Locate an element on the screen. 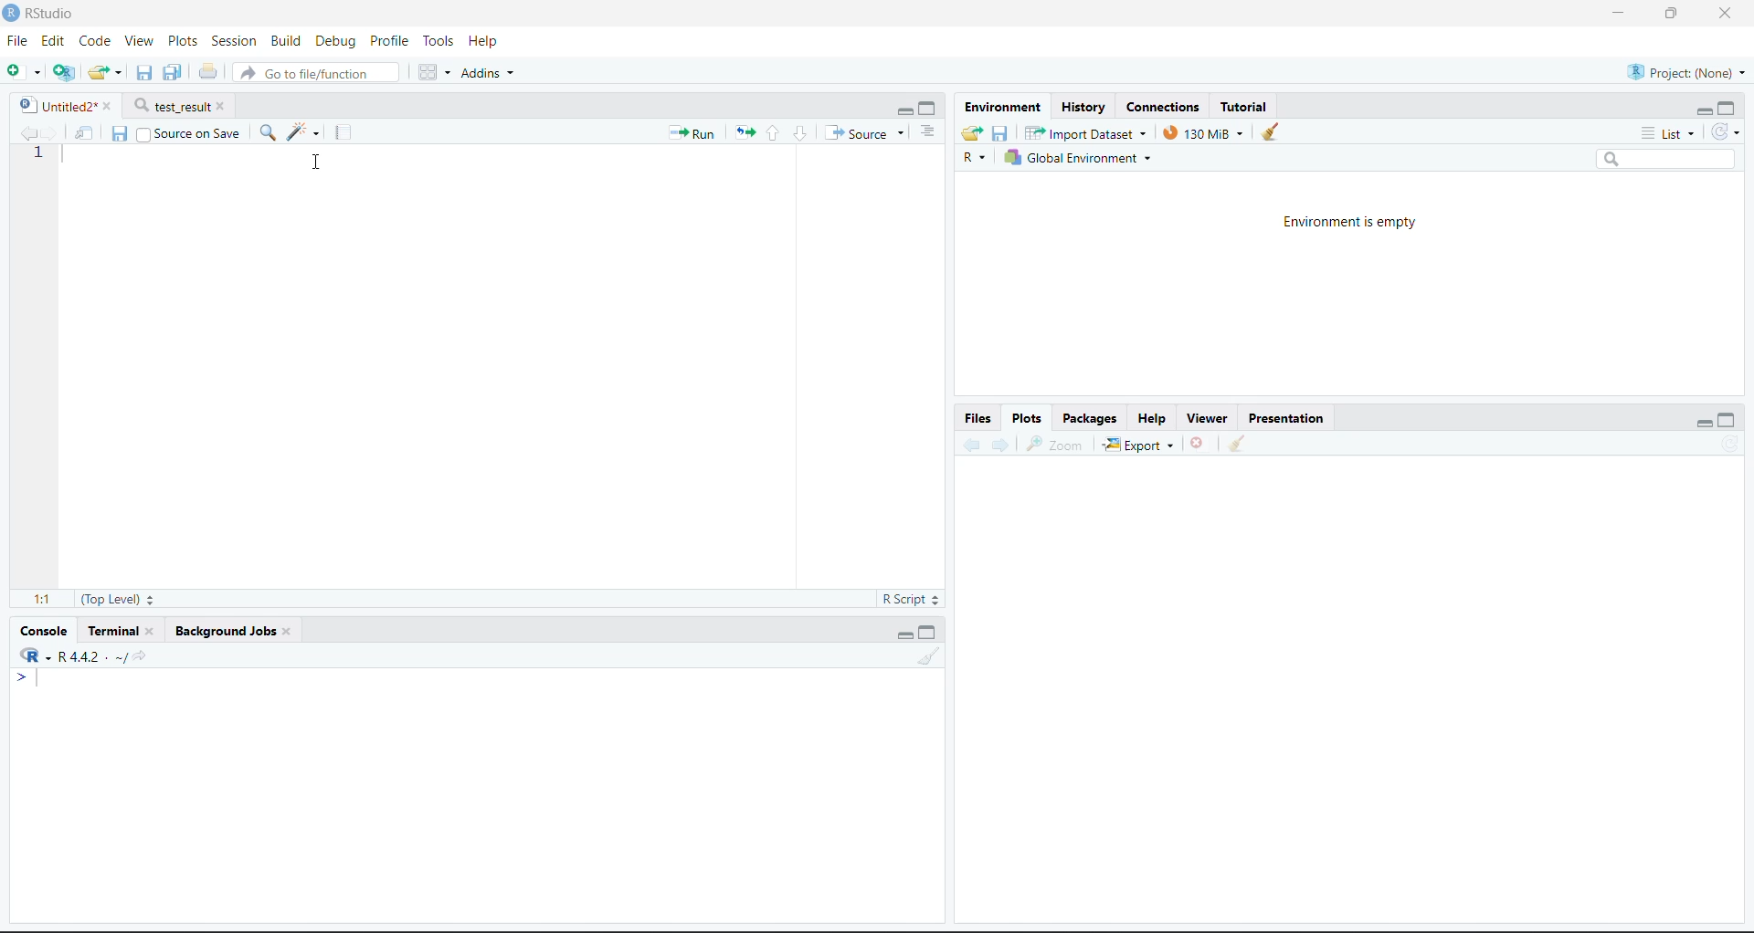 The height and width of the screenshot is (933, 1754). Source on Save is located at coordinates (194, 132).